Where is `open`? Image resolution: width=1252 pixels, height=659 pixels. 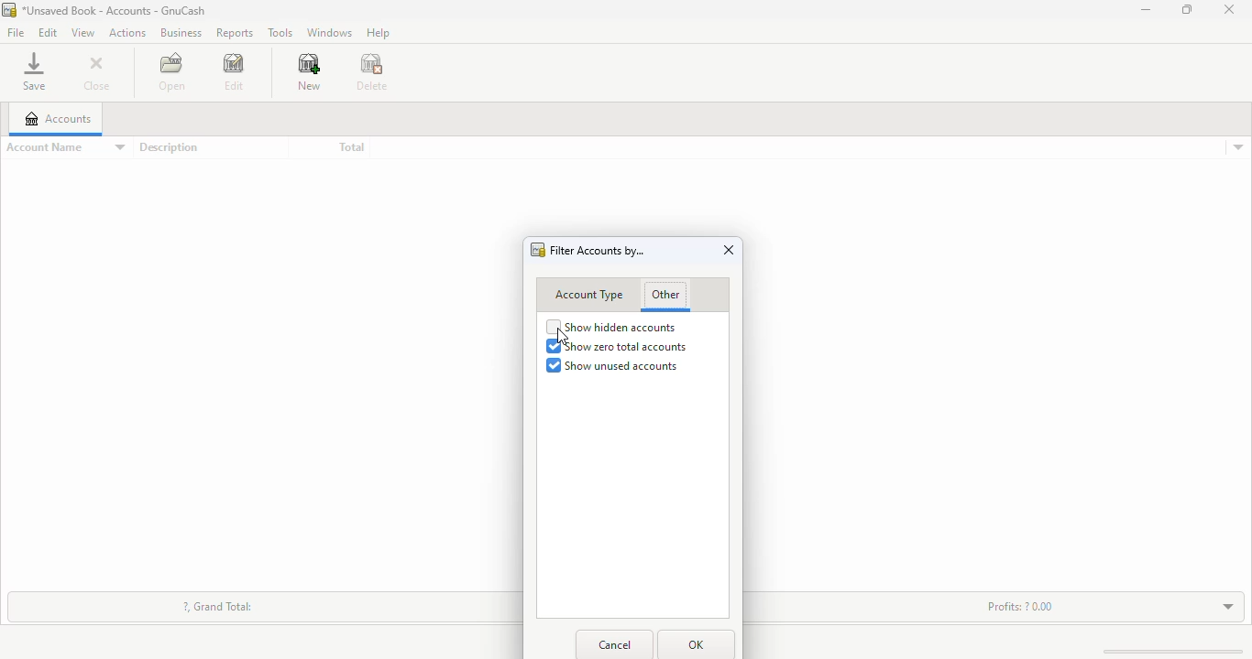 open is located at coordinates (171, 71).